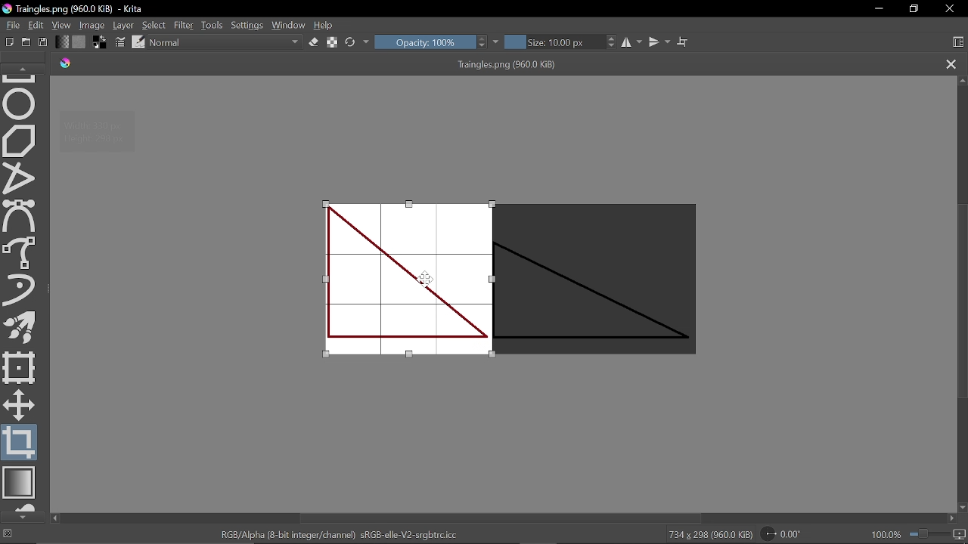  Describe the element at coordinates (54, 518) in the screenshot. I see `move left` at that location.